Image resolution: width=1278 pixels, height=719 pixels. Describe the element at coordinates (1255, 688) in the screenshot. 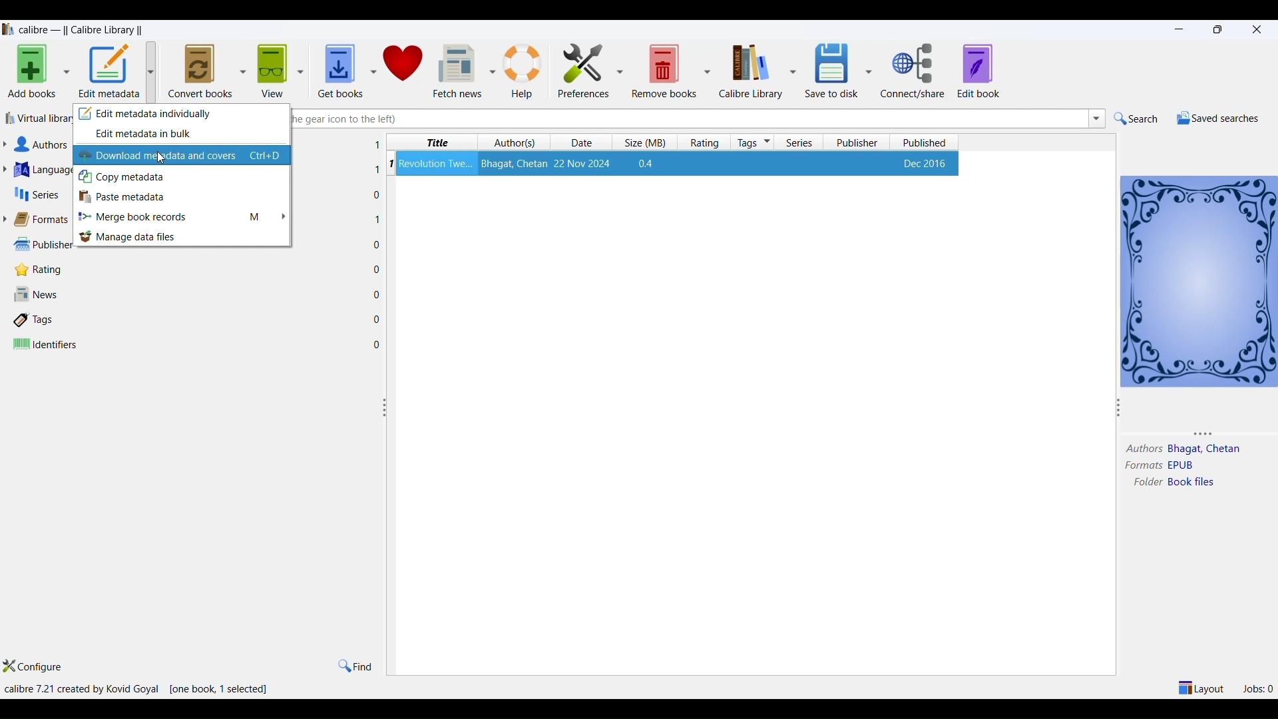

I see `jobs` at that location.